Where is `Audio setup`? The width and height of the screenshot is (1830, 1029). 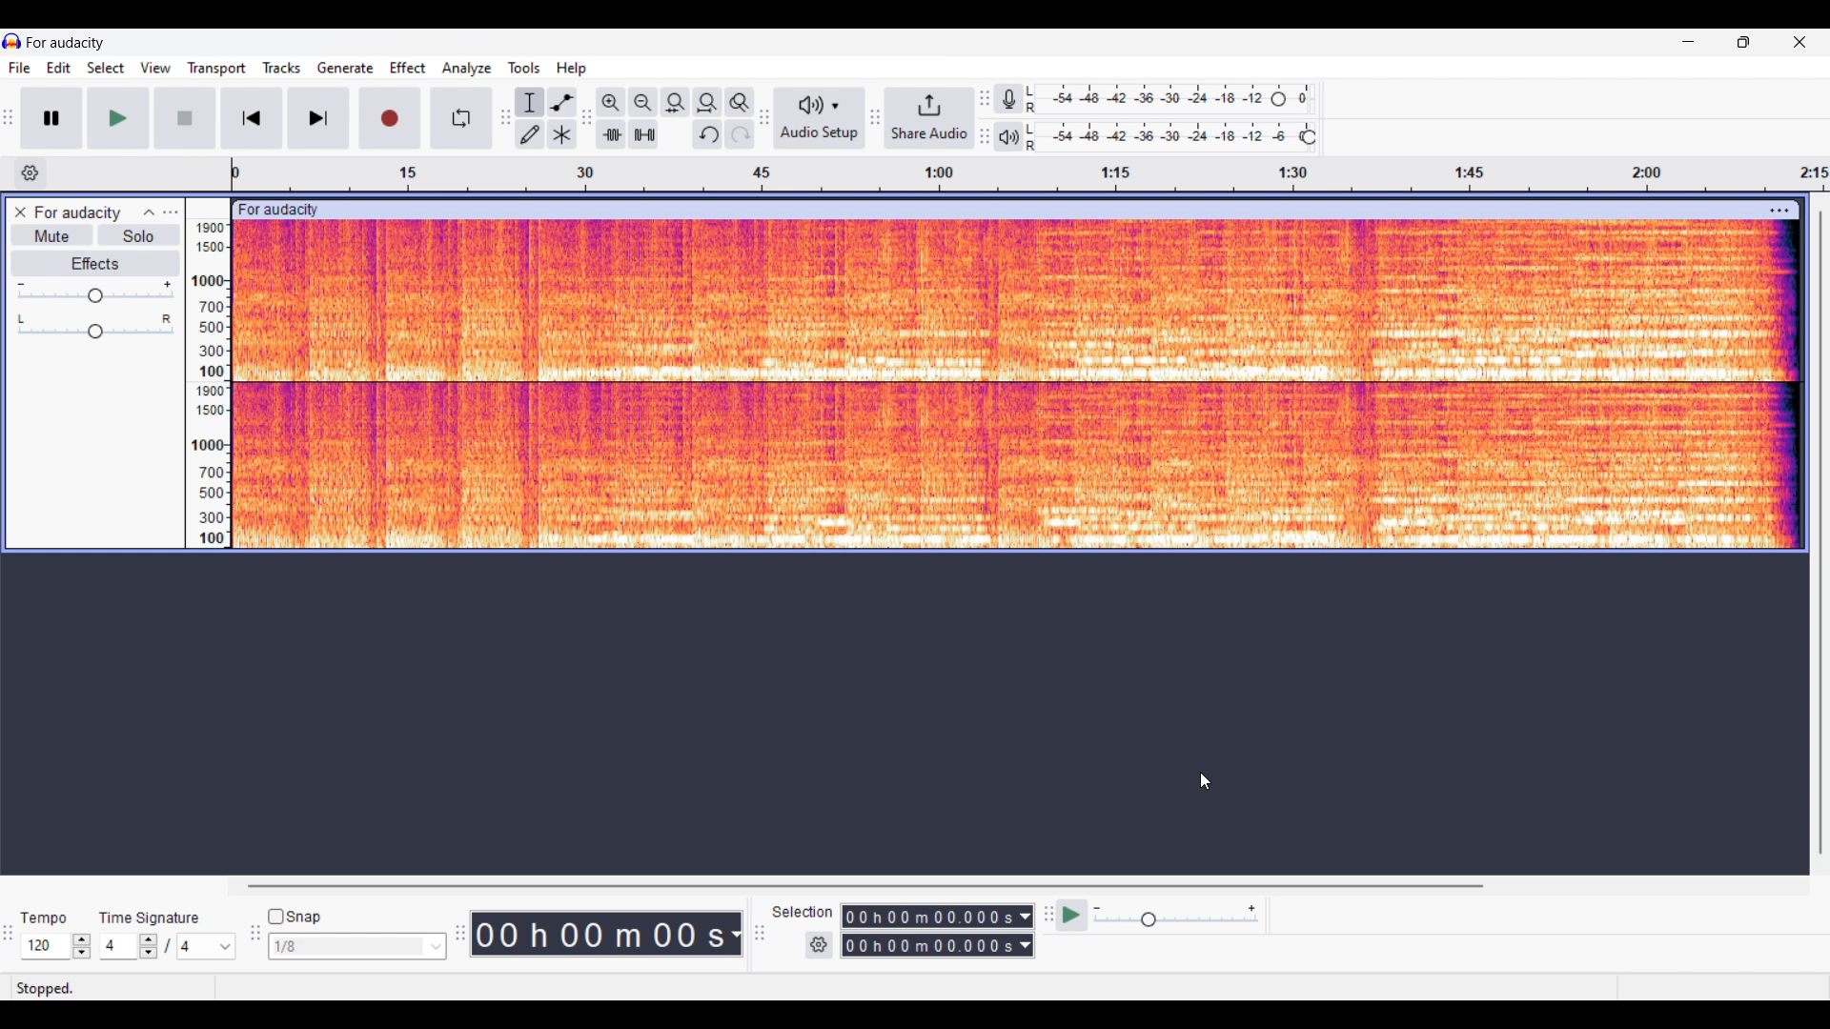 Audio setup is located at coordinates (820, 117).